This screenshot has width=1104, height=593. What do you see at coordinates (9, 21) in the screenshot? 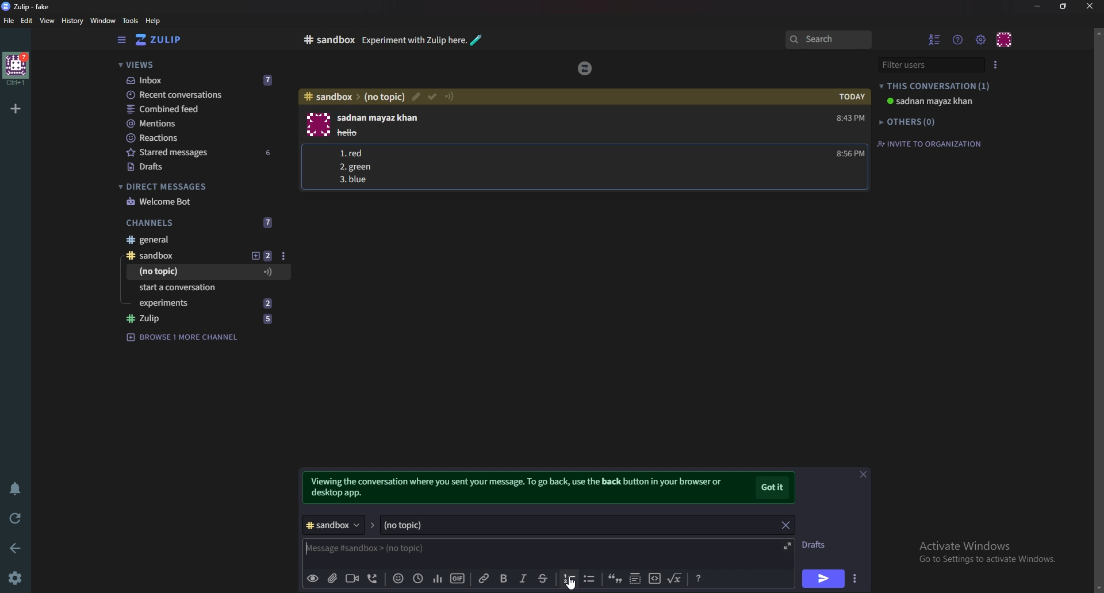
I see `File` at bounding box center [9, 21].